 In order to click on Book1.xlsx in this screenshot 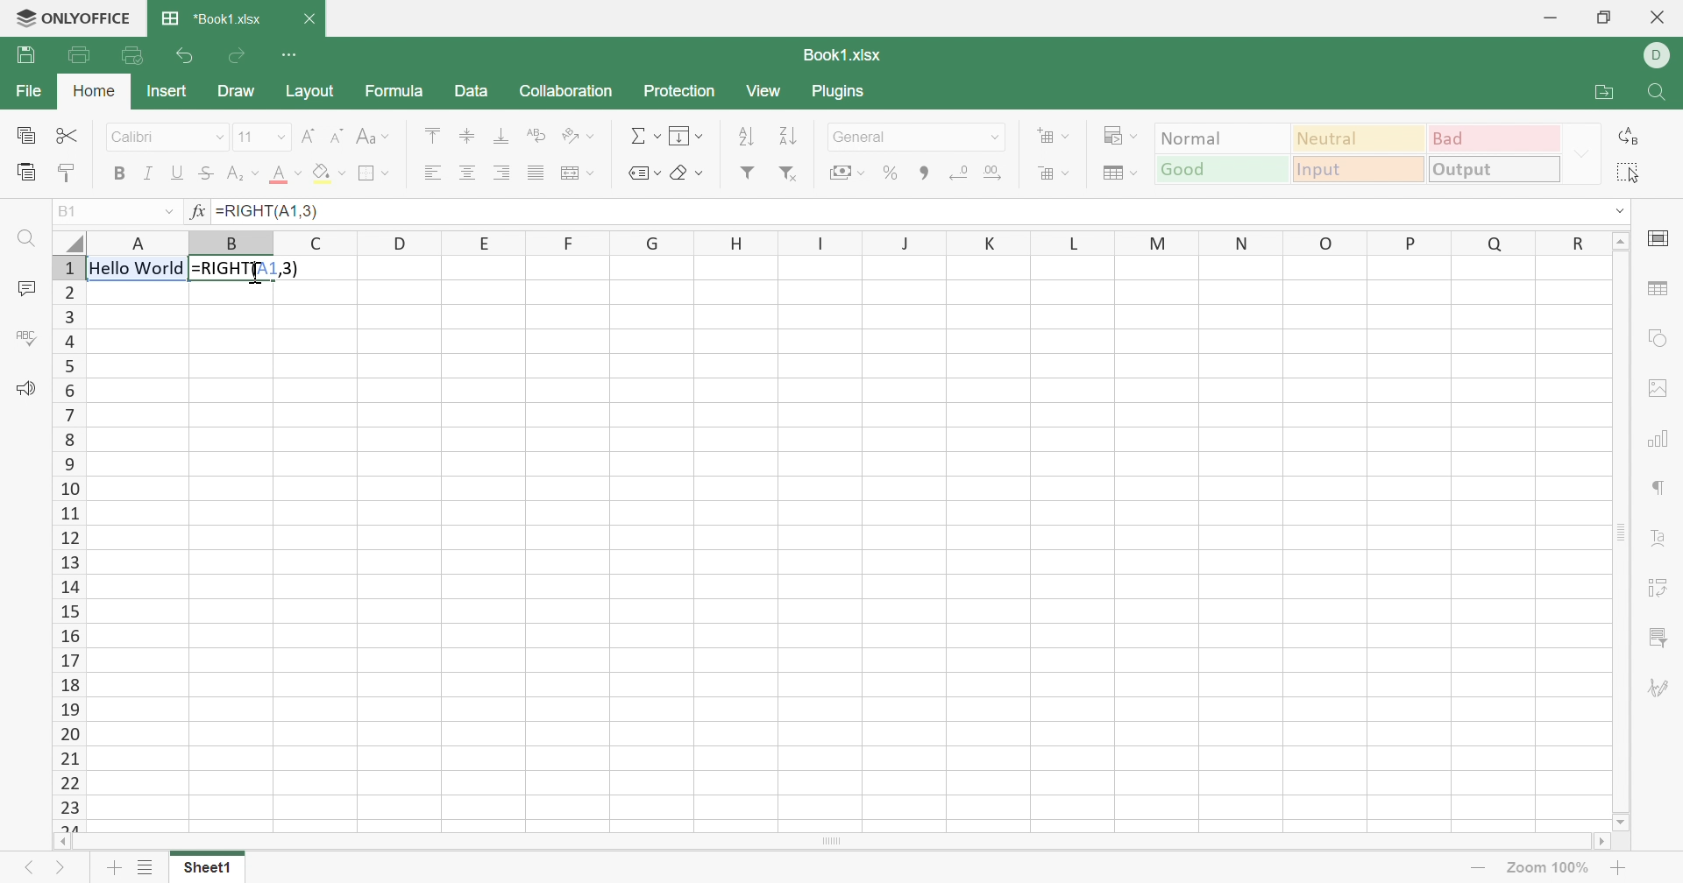, I will do `click(840, 53)`.